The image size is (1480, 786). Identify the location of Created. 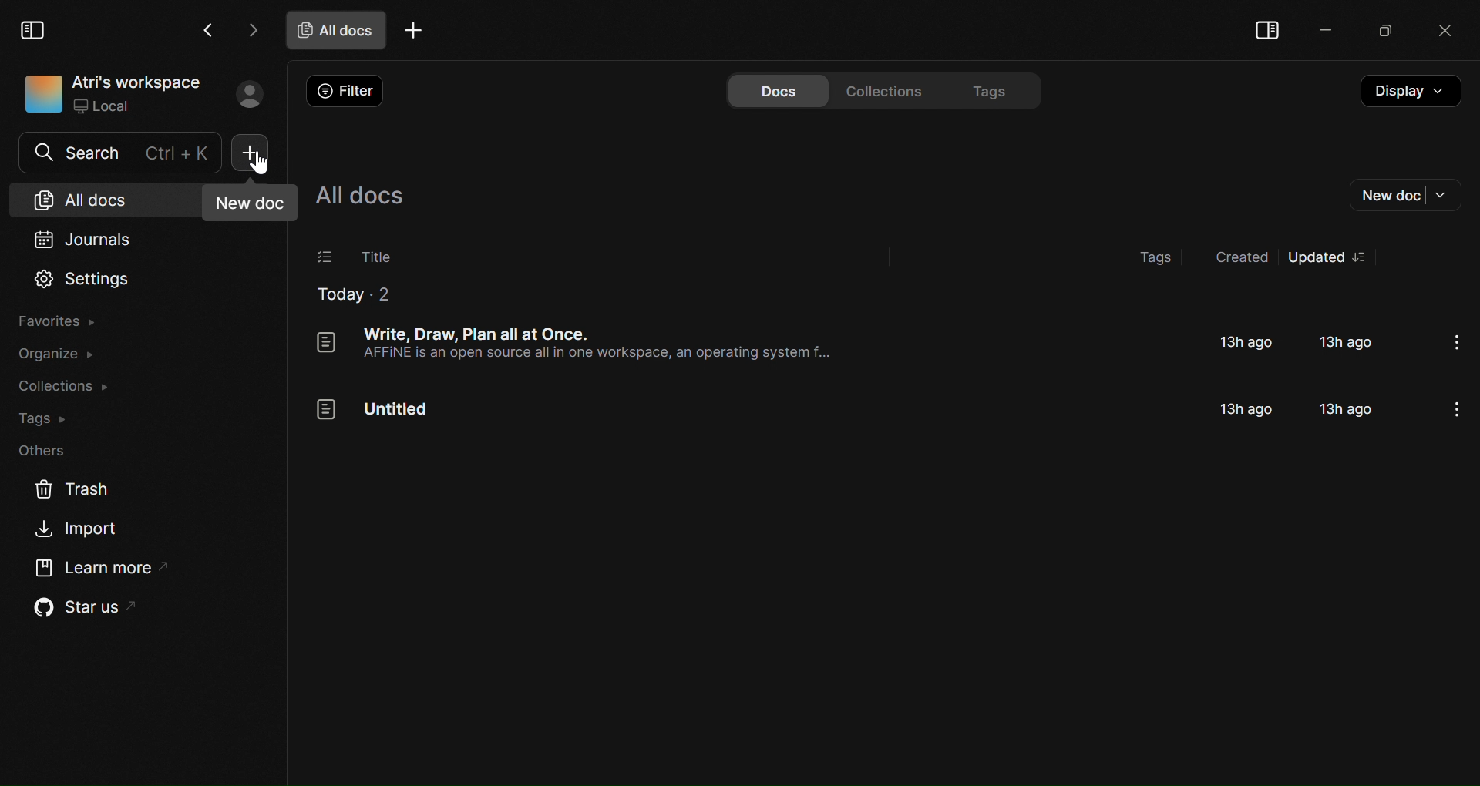
(1237, 260).